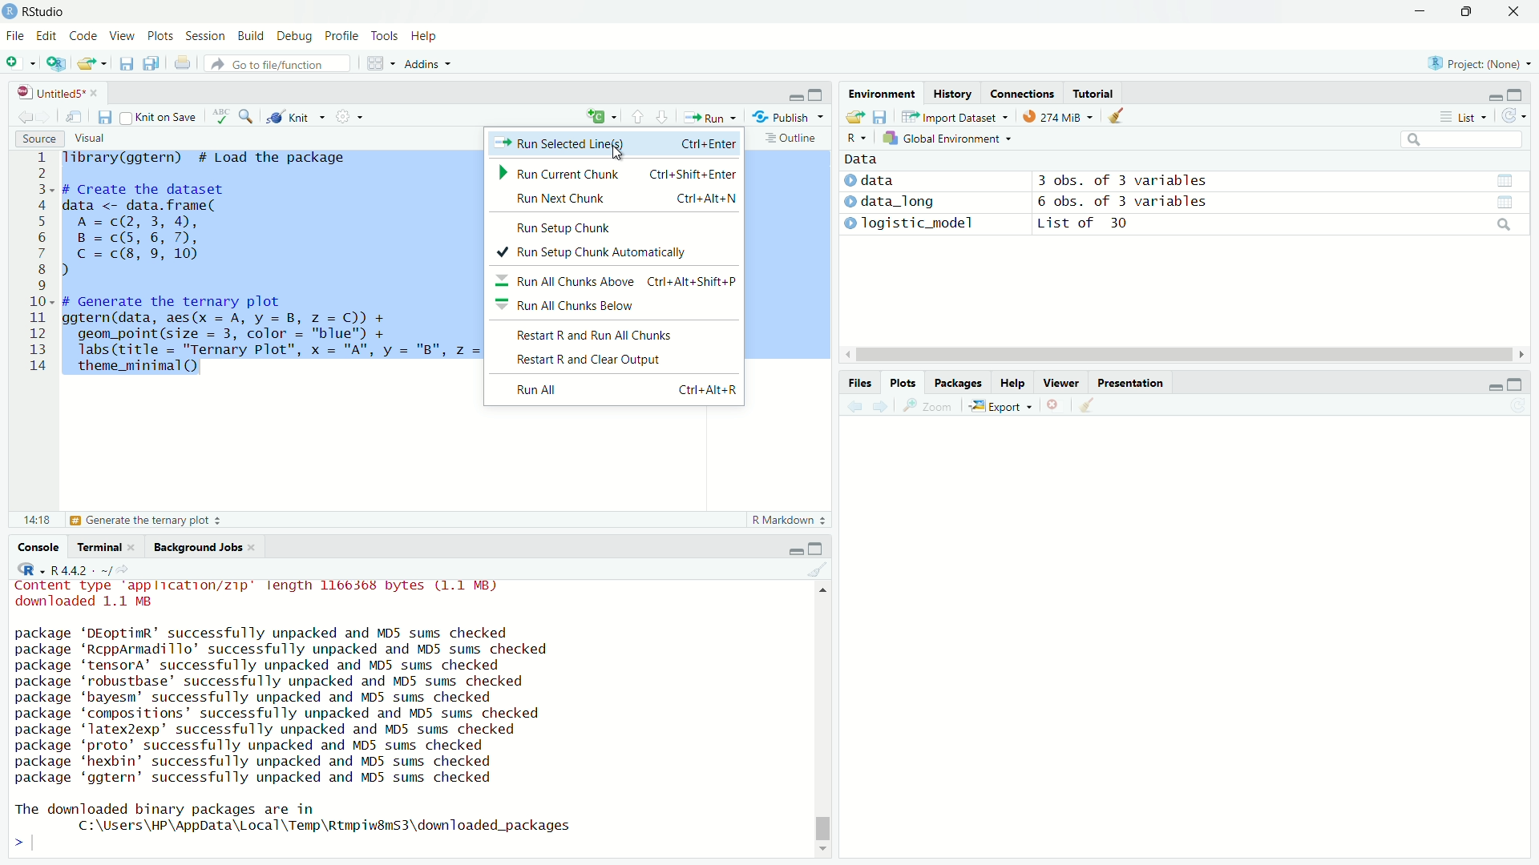  Describe the element at coordinates (1053, 117) in the screenshot. I see `274 MiB` at that location.